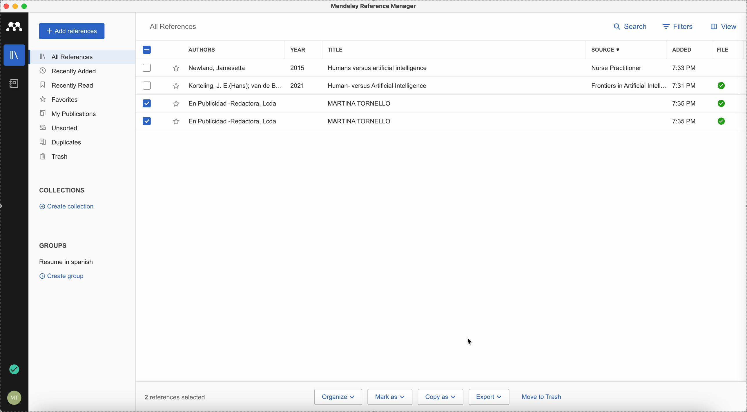  Describe the element at coordinates (176, 104) in the screenshot. I see `favorite` at that location.